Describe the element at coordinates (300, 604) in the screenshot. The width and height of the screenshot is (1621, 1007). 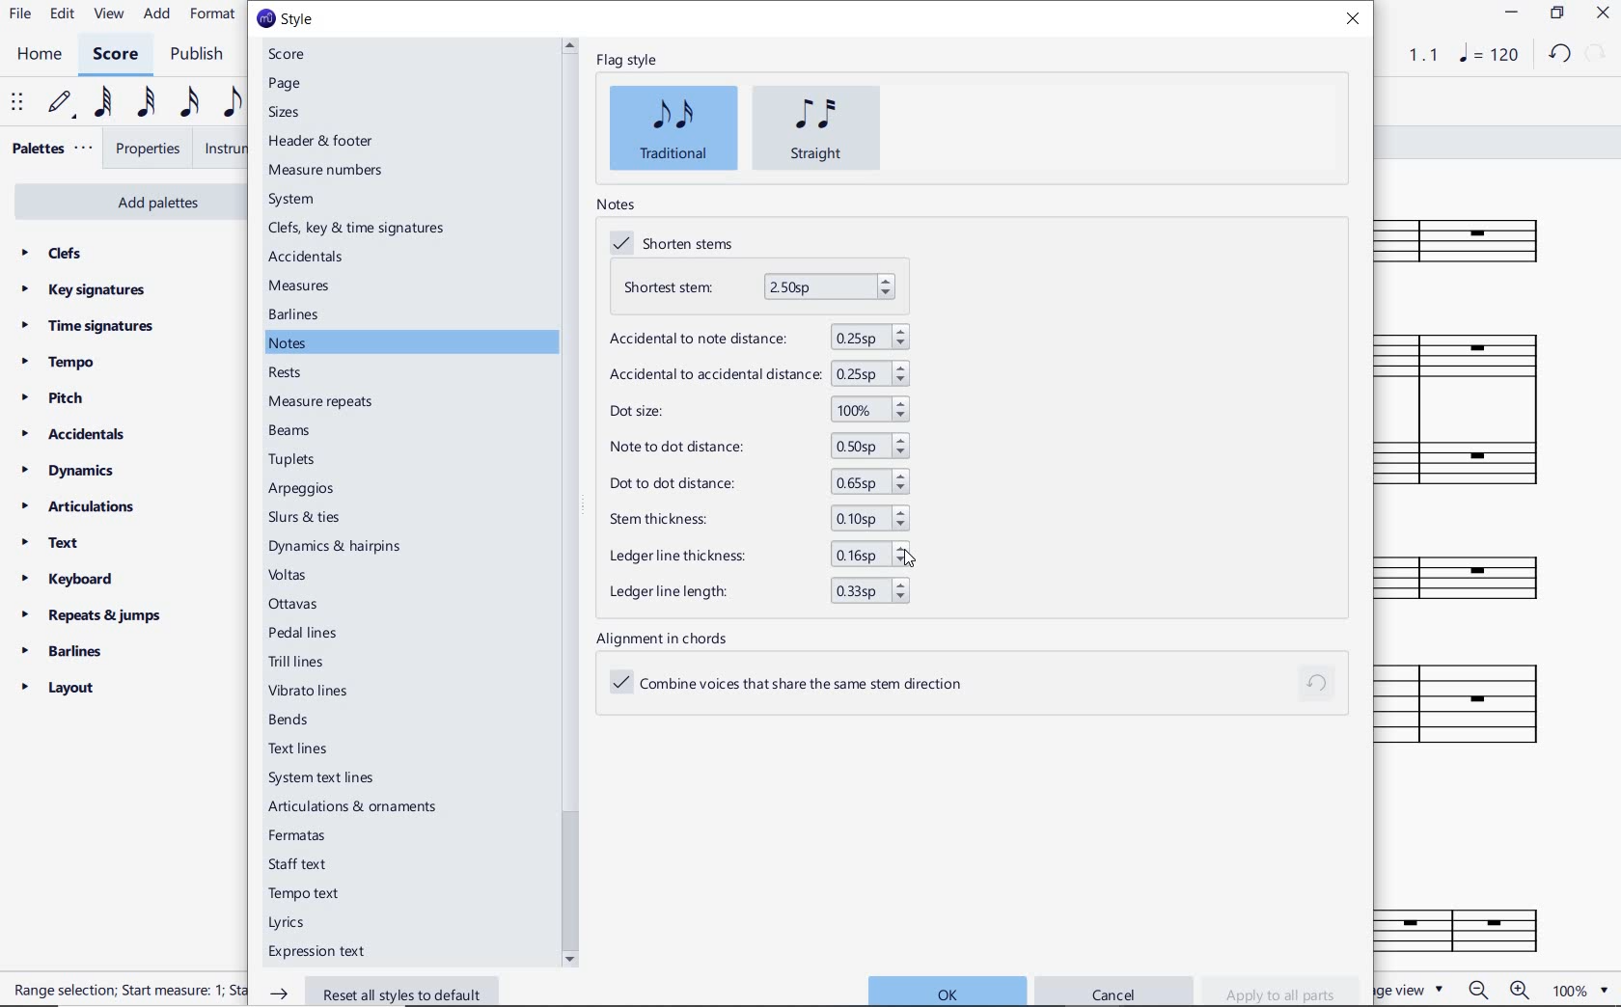
I see `ottavas` at that location.